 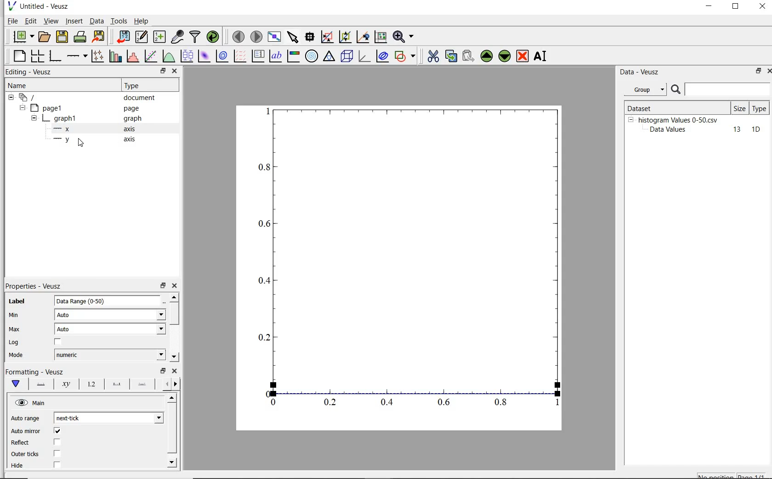 I want to click on tick label, so click(x=91, y=384).